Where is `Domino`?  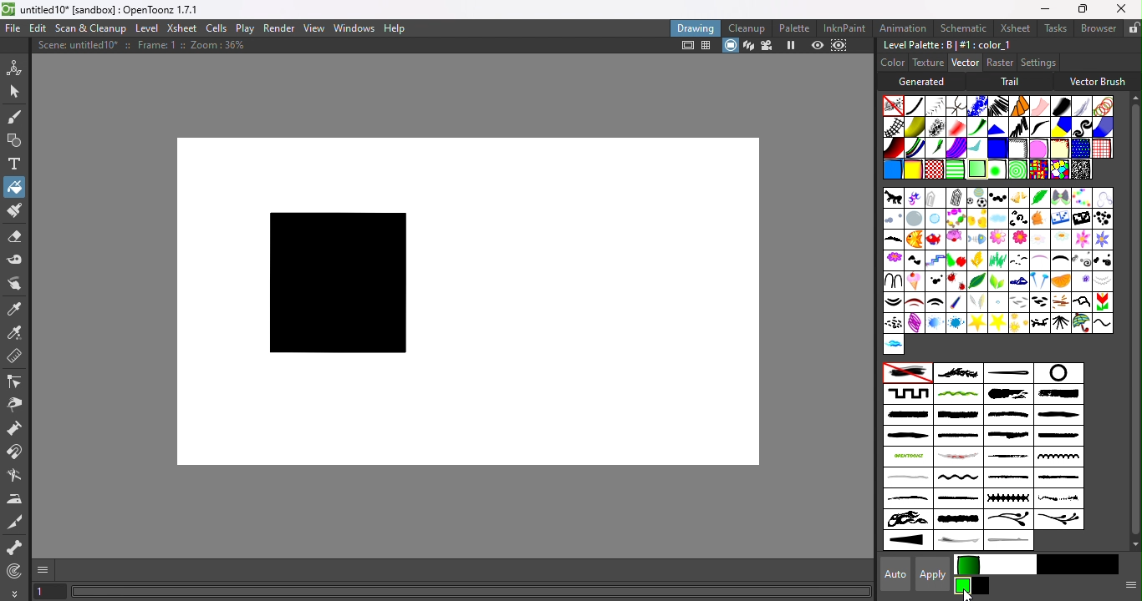 Domino is located at coordinates (1080, 220).